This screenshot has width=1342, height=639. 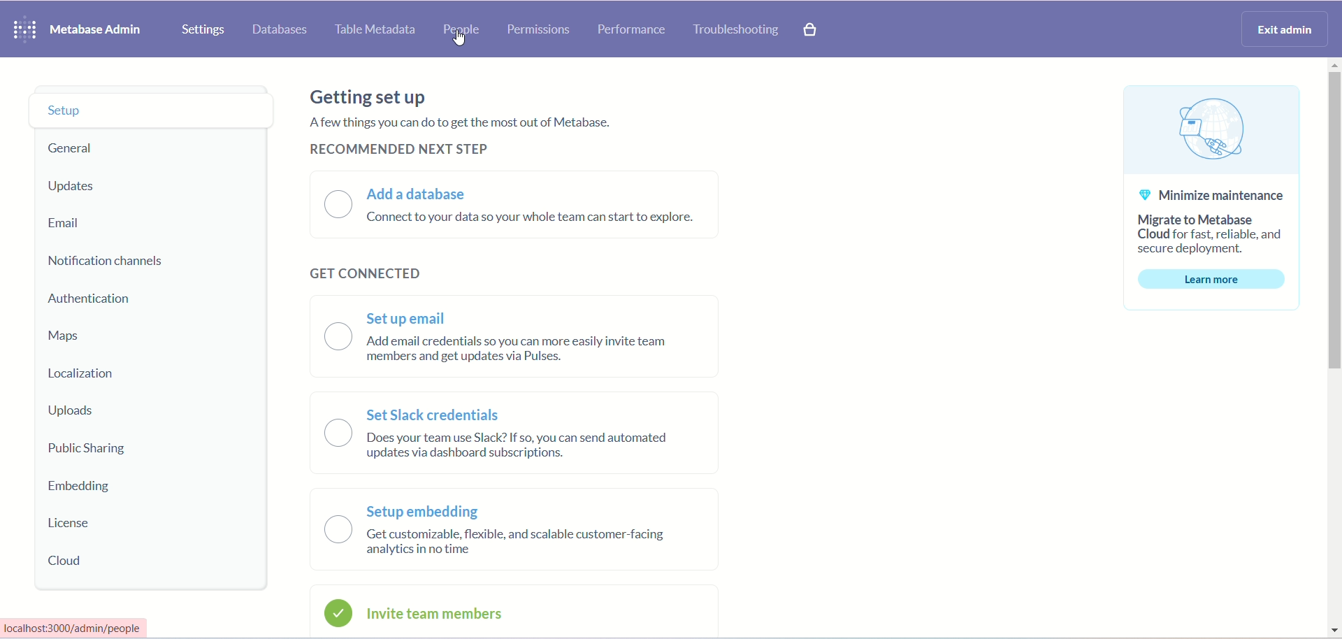 I want to click on database, so click(x=282, y=29).